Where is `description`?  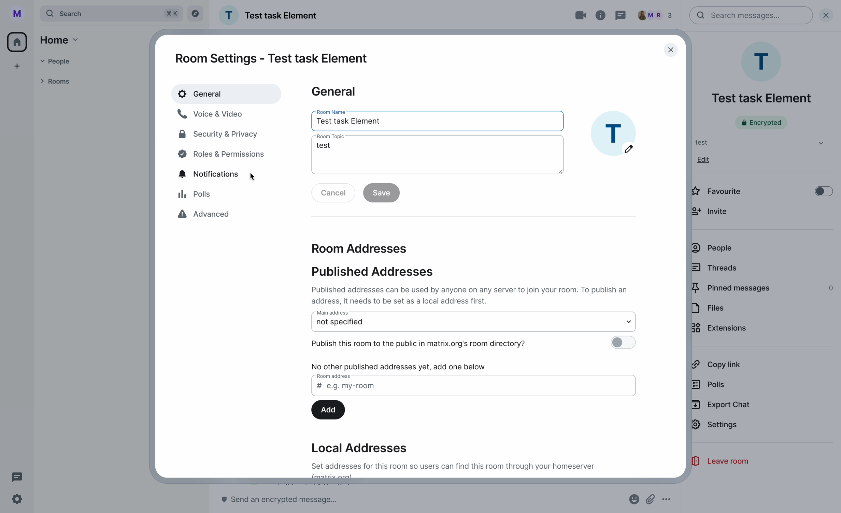 description is located at coordinates (455, 469).